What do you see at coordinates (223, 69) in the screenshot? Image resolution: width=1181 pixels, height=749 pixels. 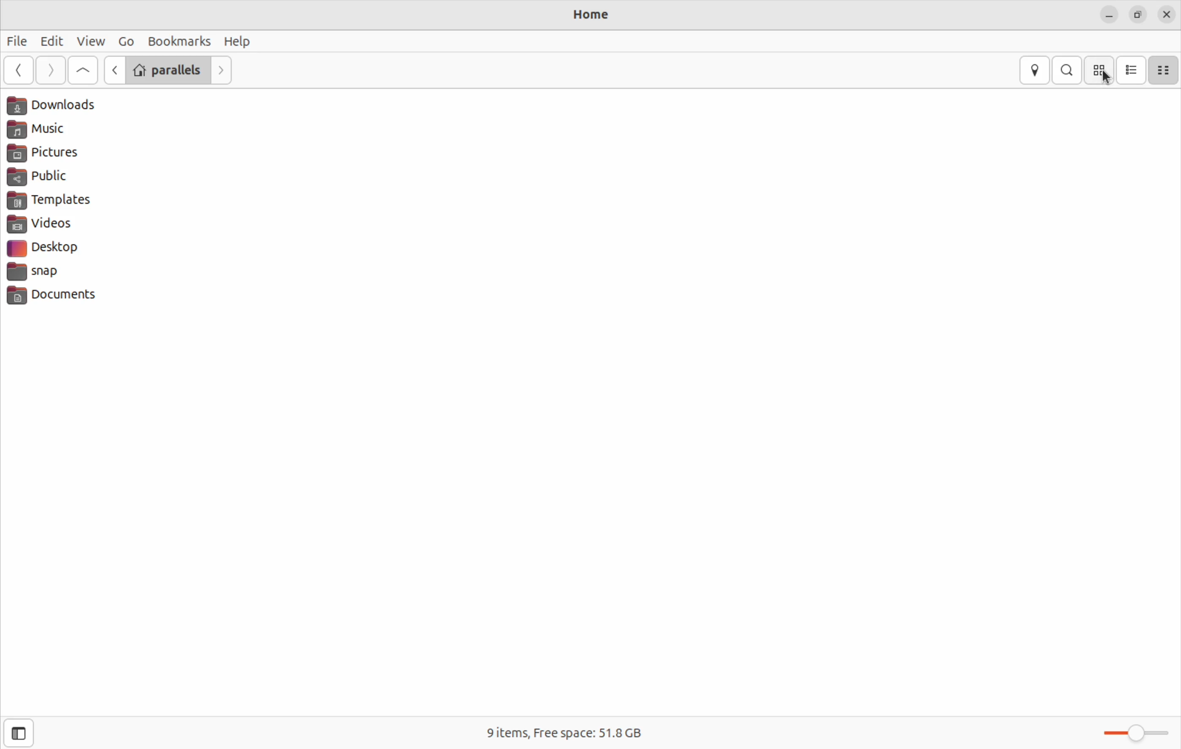 I see `Go next` at bounding box center [223, 69].